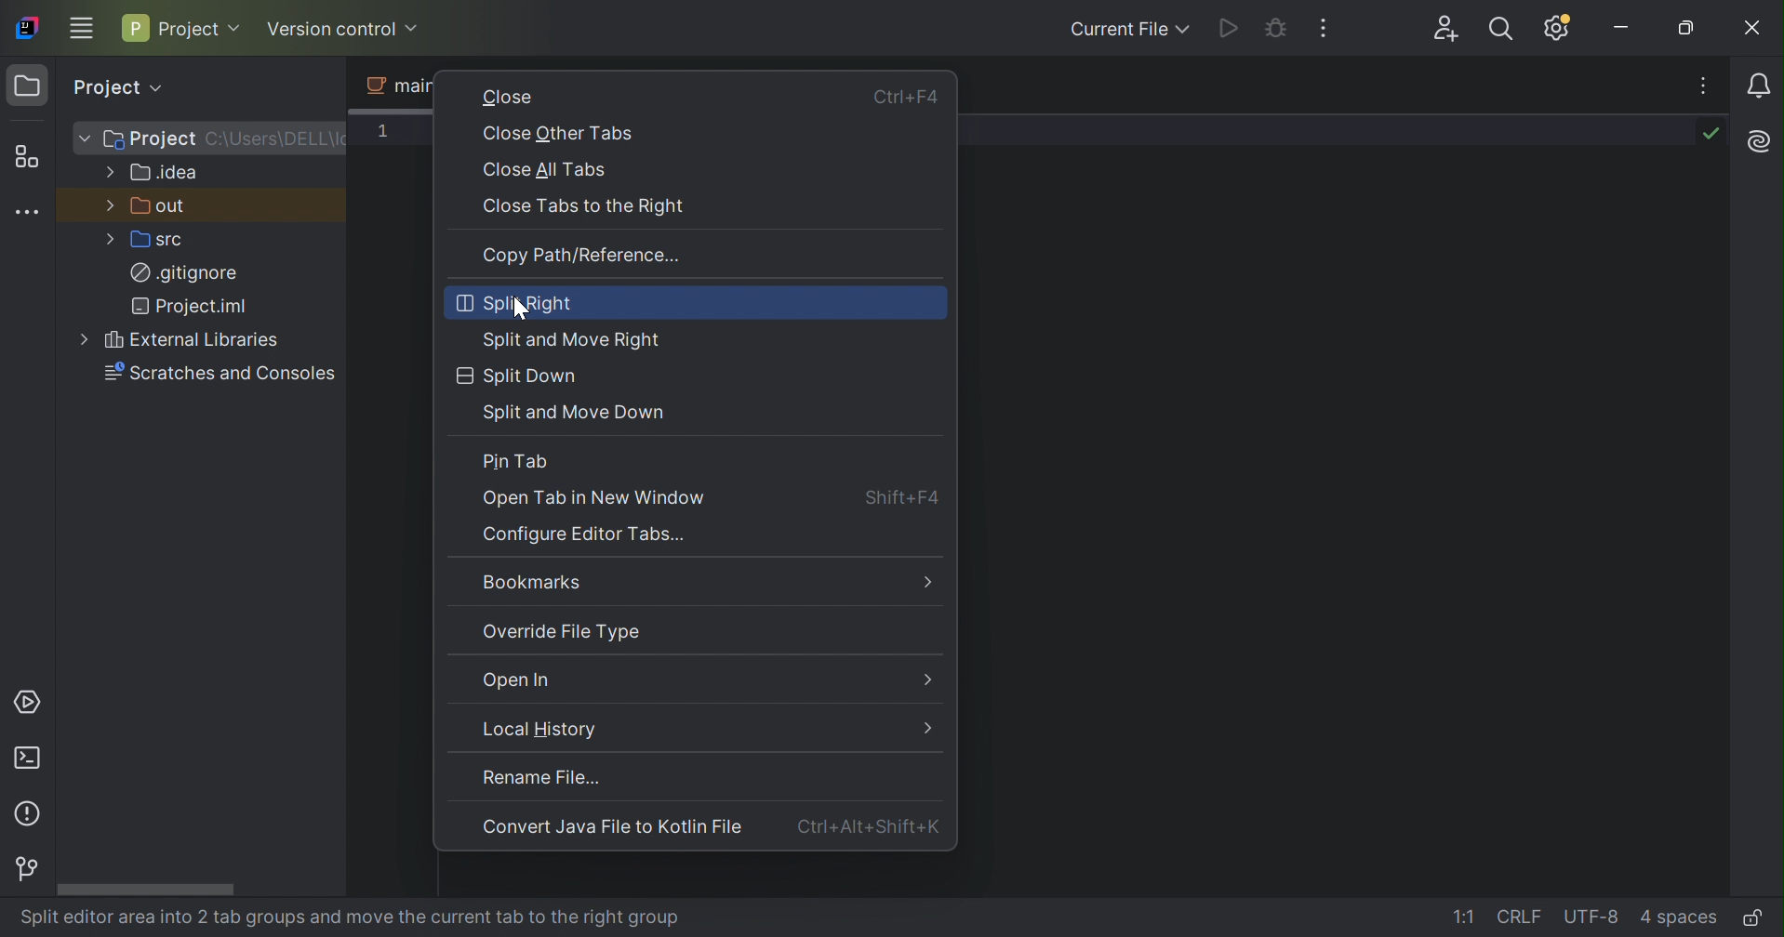 The image size is (1784, 937). I want to click on Terminal, so click(33, 759).